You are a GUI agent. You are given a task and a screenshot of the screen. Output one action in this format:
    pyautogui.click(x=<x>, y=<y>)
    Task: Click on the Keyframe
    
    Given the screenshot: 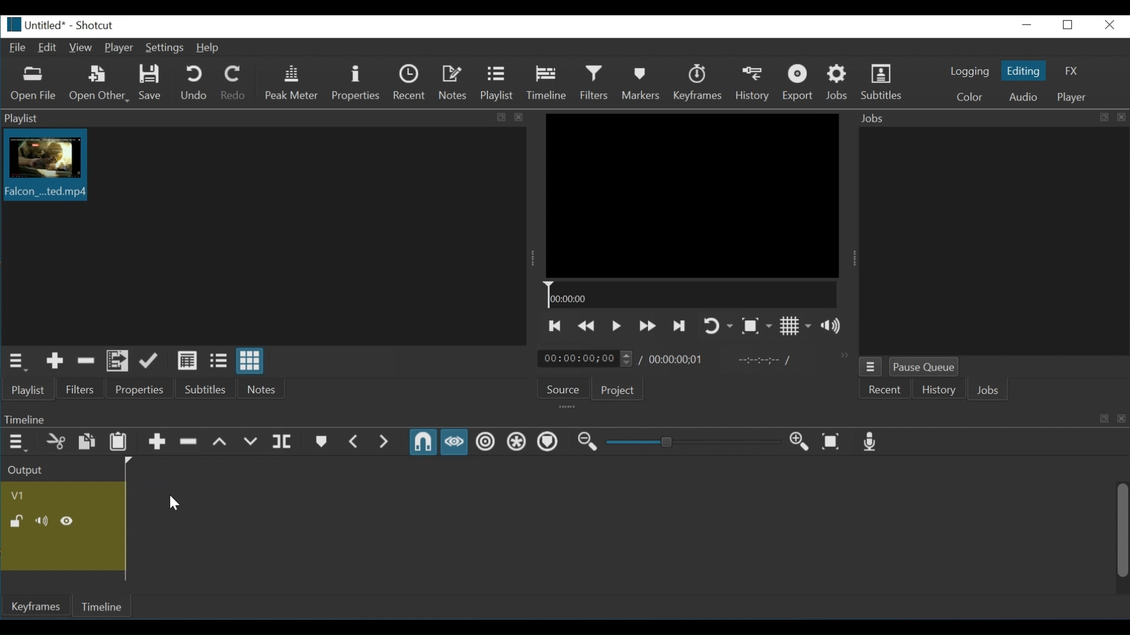 What is the action you would take?
    pyautogui.click(x=38, y=607)
    